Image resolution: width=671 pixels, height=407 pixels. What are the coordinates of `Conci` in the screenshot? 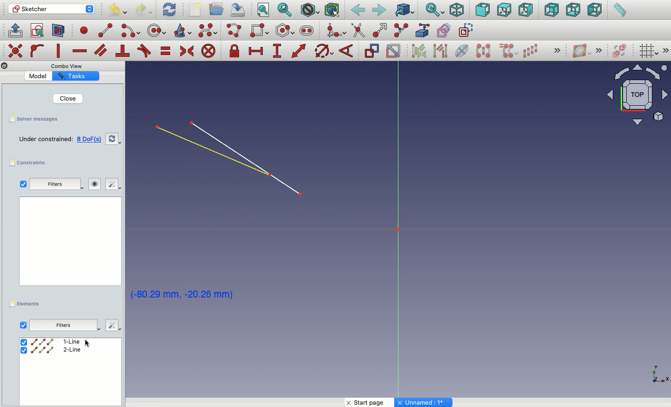 It's located at (183, 30).